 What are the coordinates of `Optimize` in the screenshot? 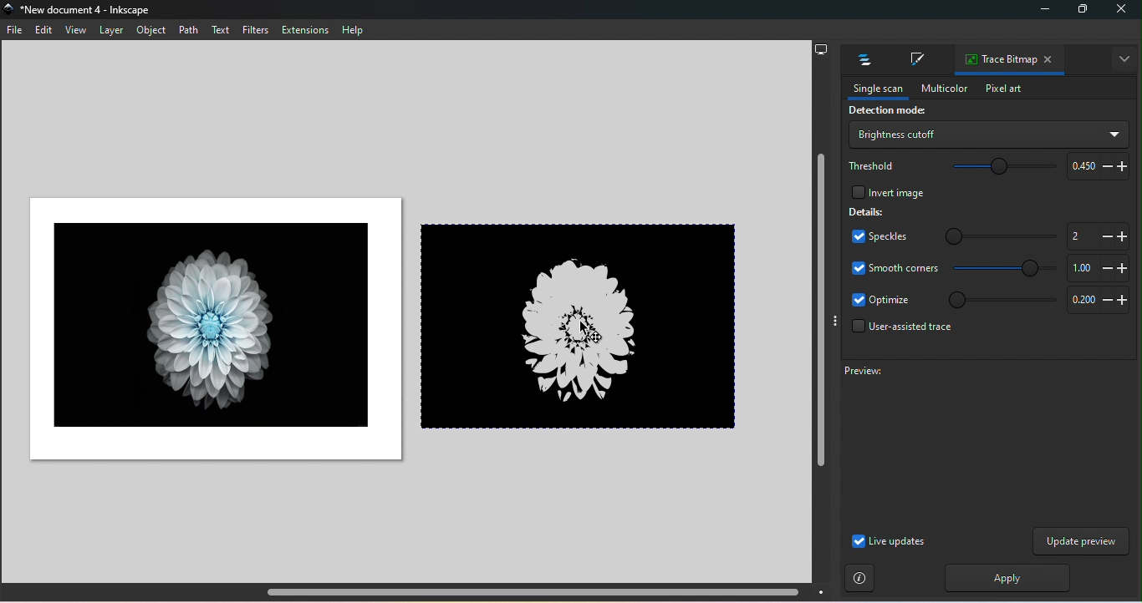 It's located at (881, 301).